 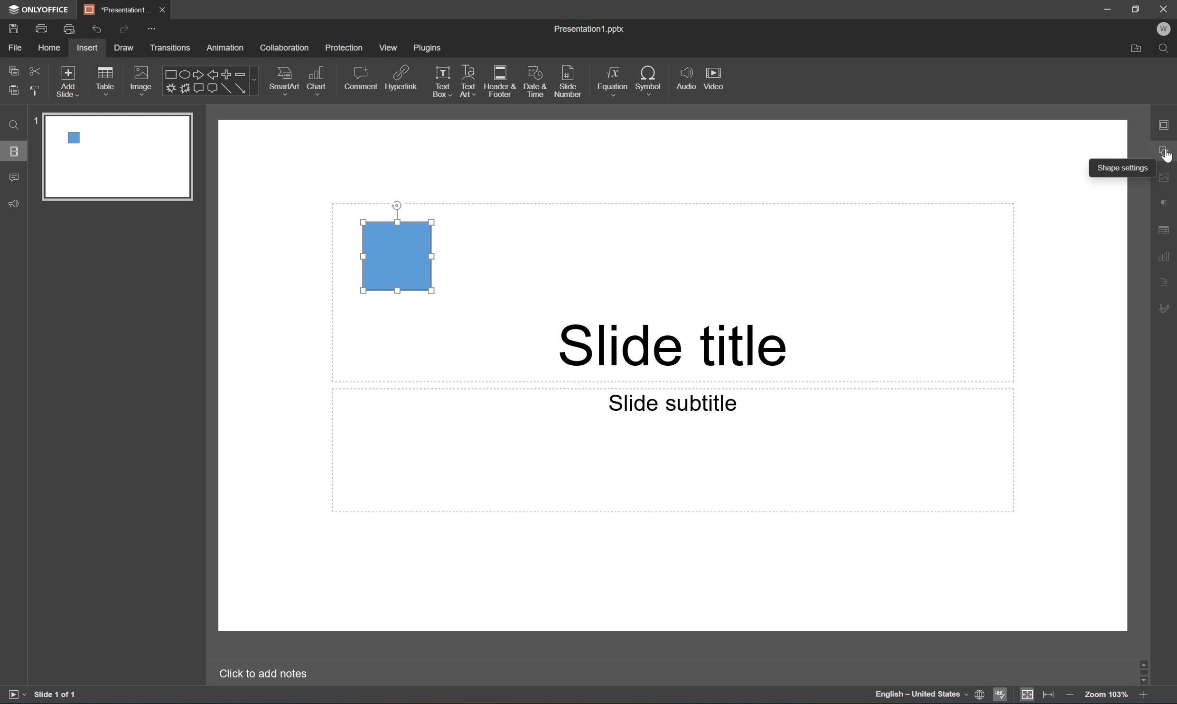 What do you see at coordinates (183, 75) in the screenshot?
I see `Ellipse` at bounding box center [183, 75].